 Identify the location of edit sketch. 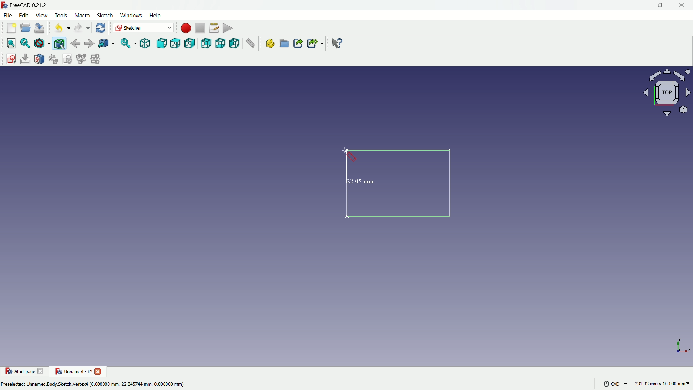
(25, 59).